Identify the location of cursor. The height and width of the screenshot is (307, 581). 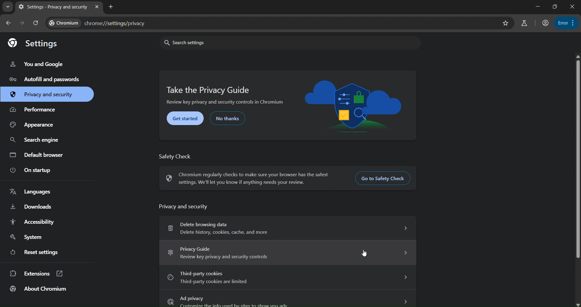
(366, 253).